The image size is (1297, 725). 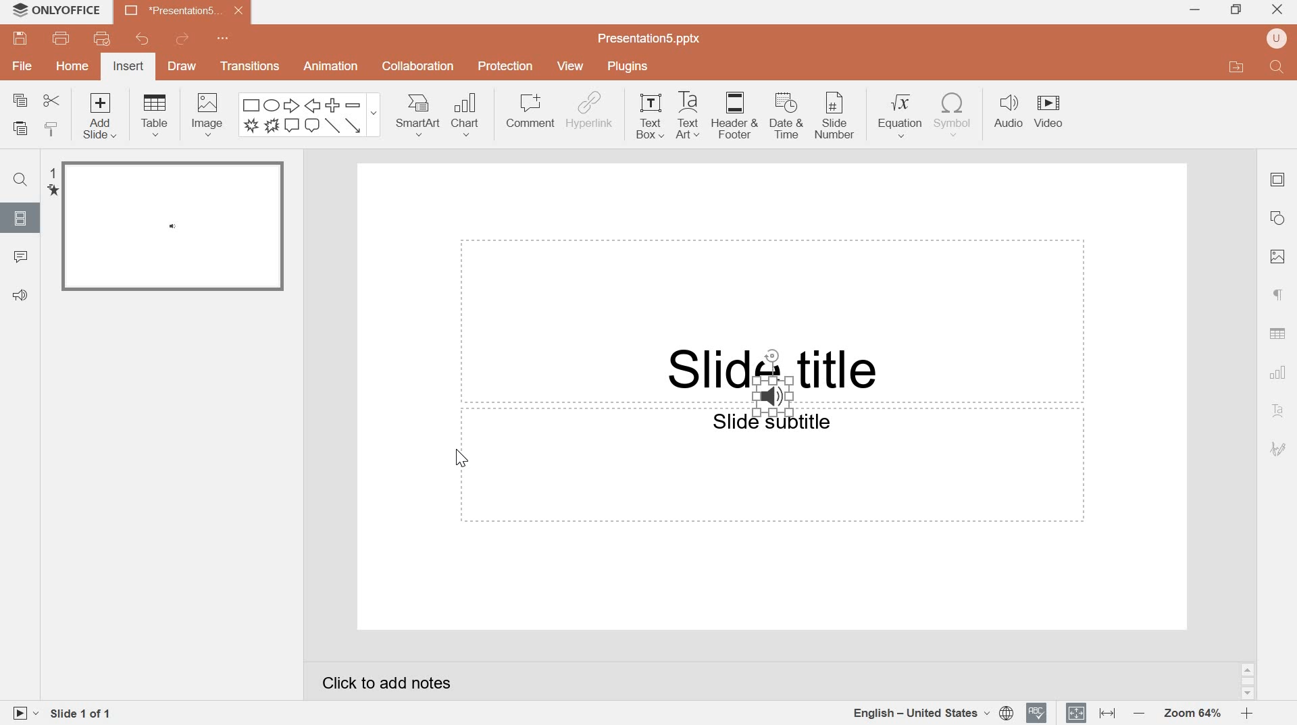 I want to click on paragraph settings, so click(x=1274, y=296).